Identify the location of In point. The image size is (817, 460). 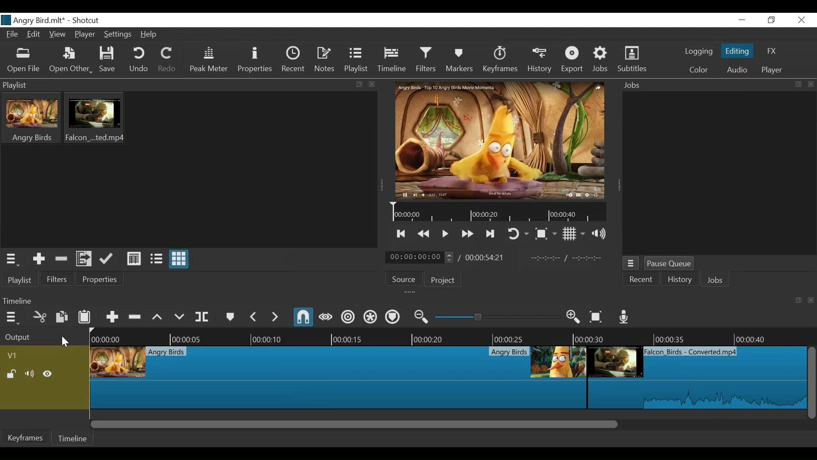
(570, 259).